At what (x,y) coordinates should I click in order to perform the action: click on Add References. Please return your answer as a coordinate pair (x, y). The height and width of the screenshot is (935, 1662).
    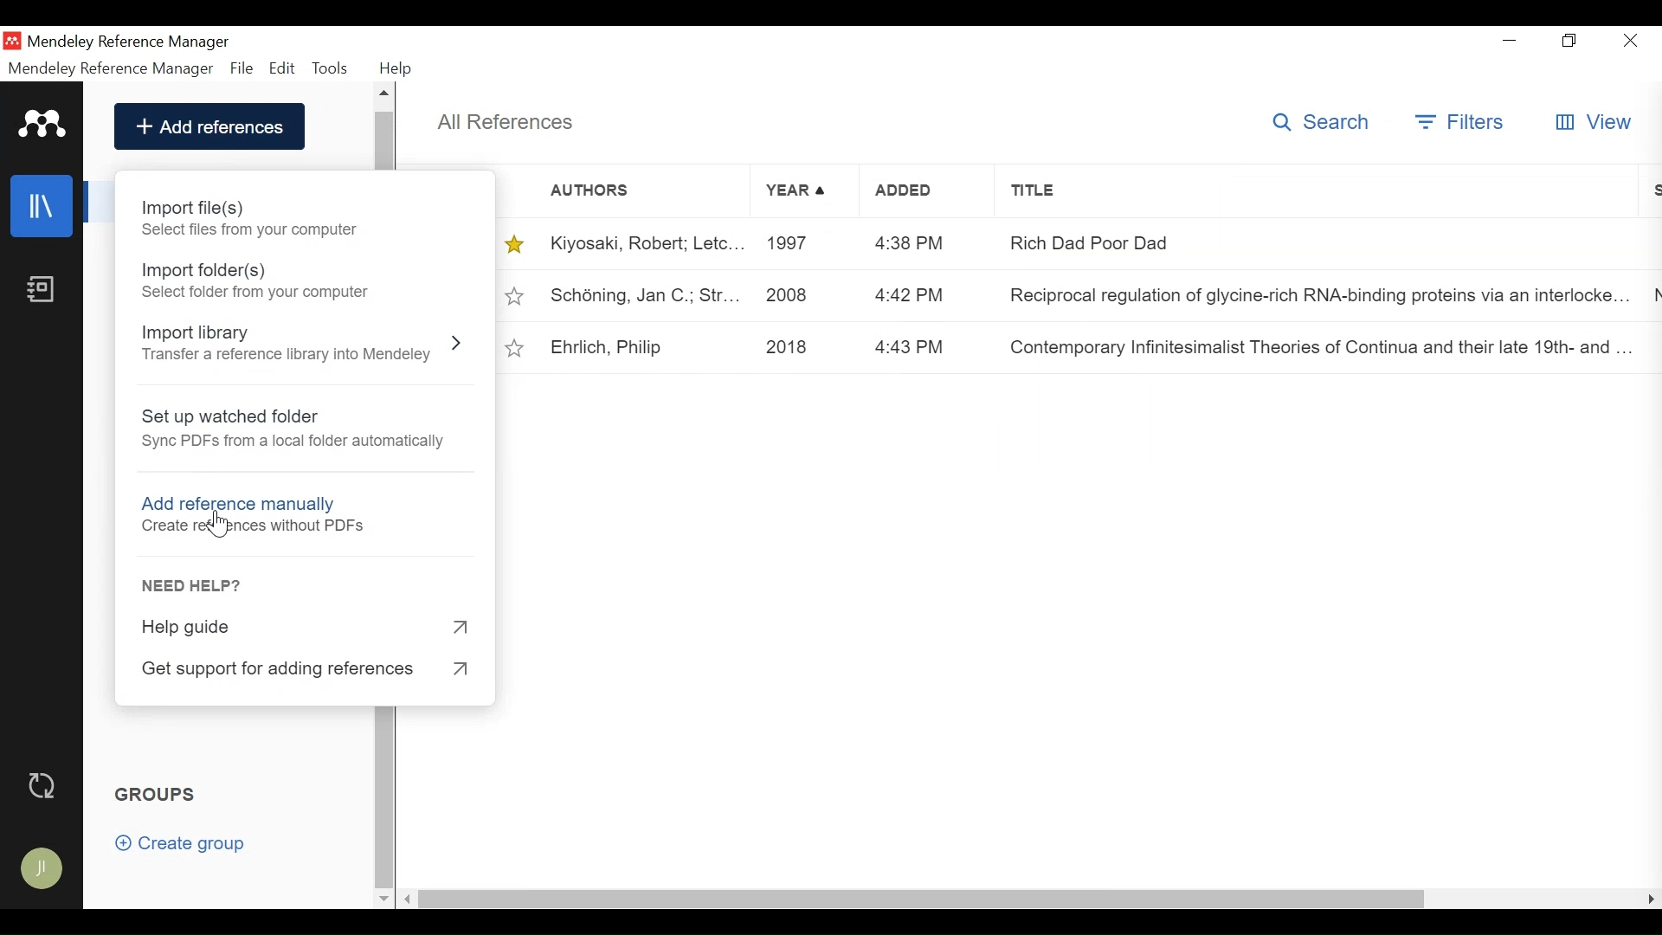
    Looking at the image, I should click on (209, 126).